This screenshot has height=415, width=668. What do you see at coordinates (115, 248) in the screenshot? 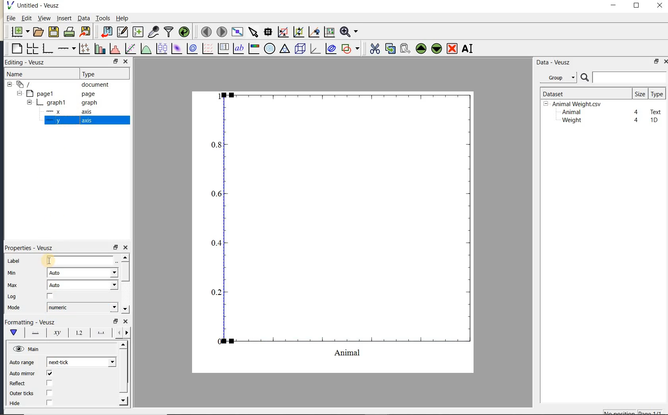
I see `restore` at bounding box center [115, 248].